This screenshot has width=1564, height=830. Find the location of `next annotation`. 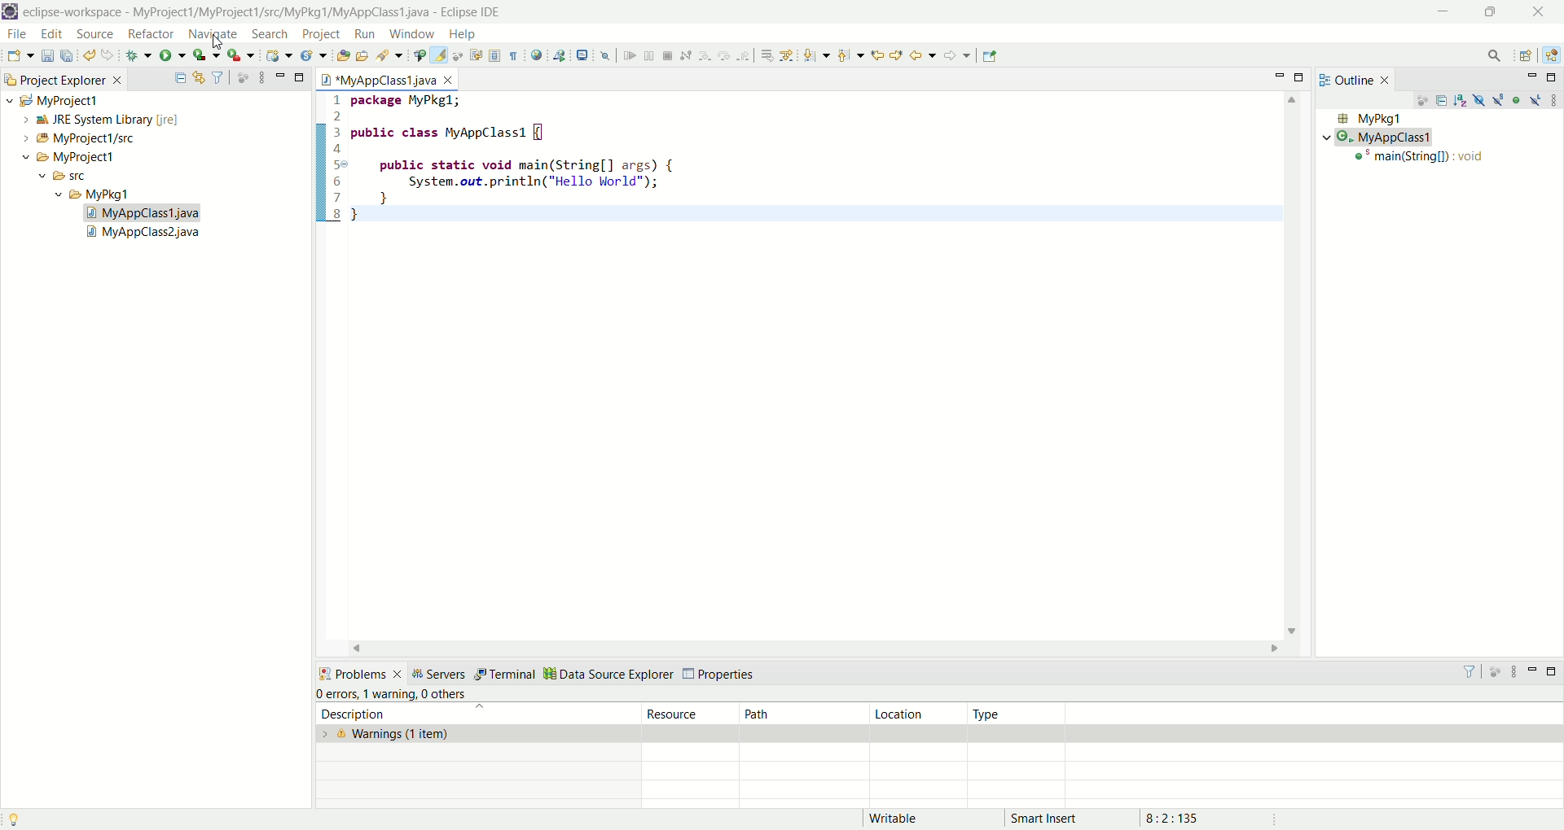

next annotation is located at coordinates (817, 56).